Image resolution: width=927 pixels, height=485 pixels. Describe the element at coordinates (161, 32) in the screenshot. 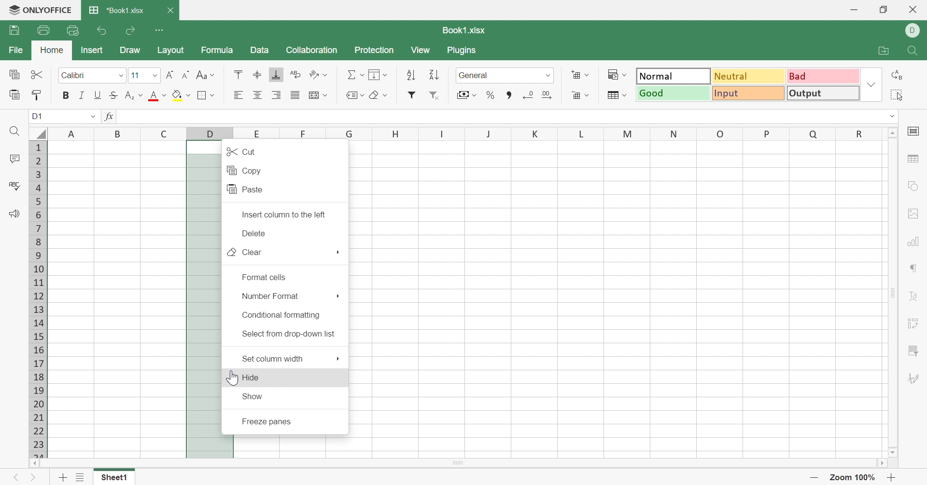

I see `Customize Quick Access Toolbar` at that location.